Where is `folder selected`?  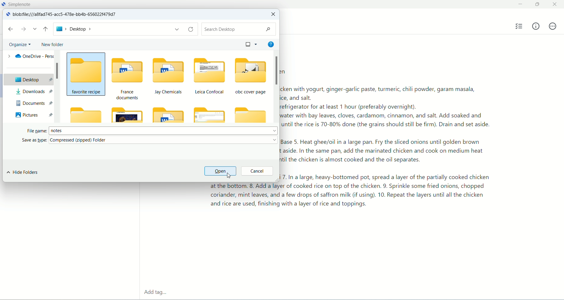 folder selected is located at coordinates (86, 73).